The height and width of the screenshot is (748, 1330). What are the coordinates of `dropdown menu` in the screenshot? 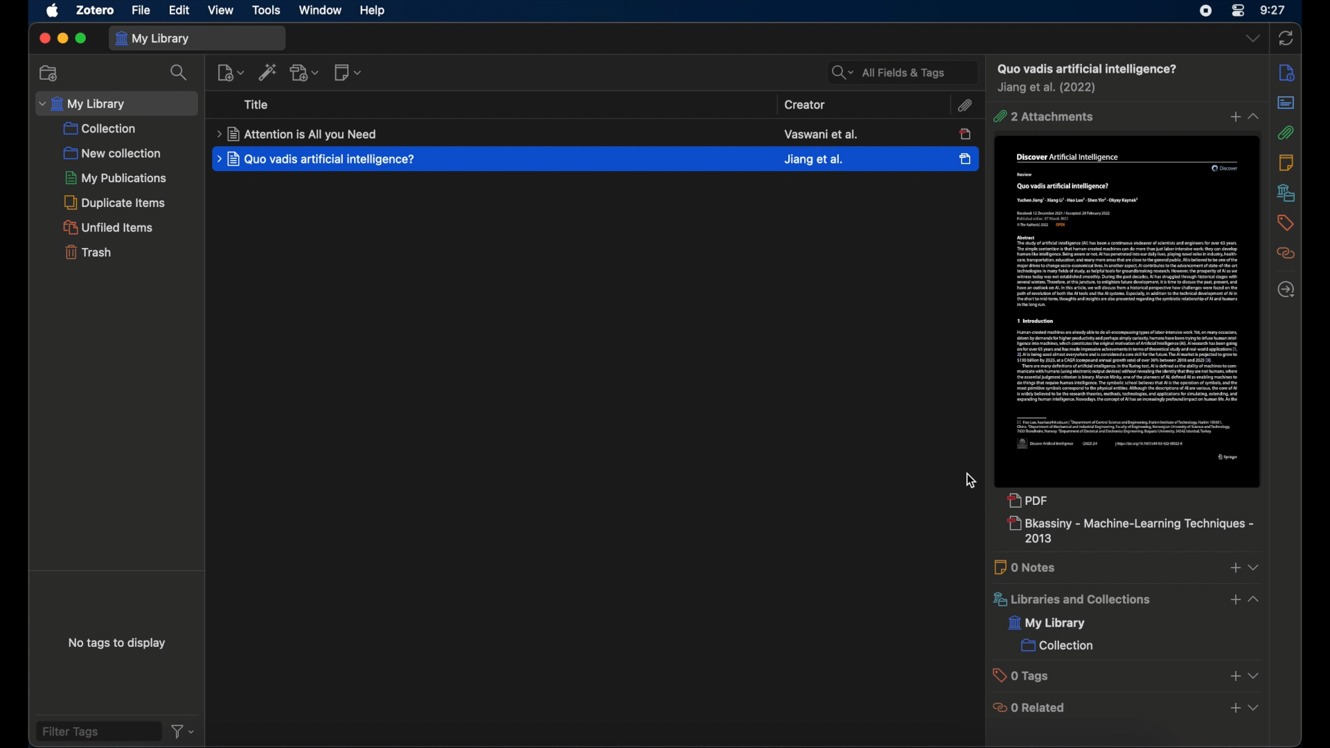 It's located at (1253, 706).